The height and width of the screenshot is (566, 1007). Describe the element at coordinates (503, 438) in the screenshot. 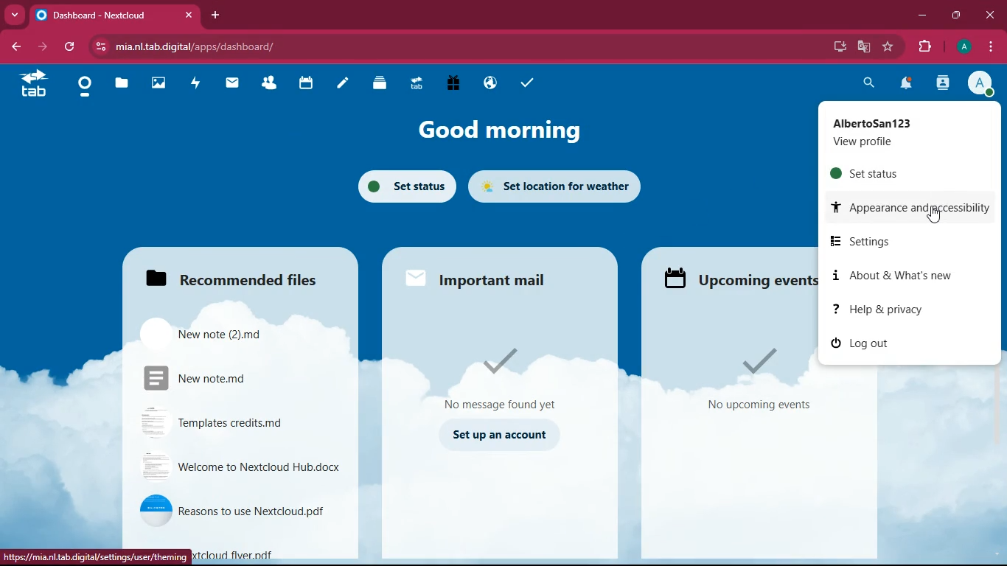

I see `set up` at that location.